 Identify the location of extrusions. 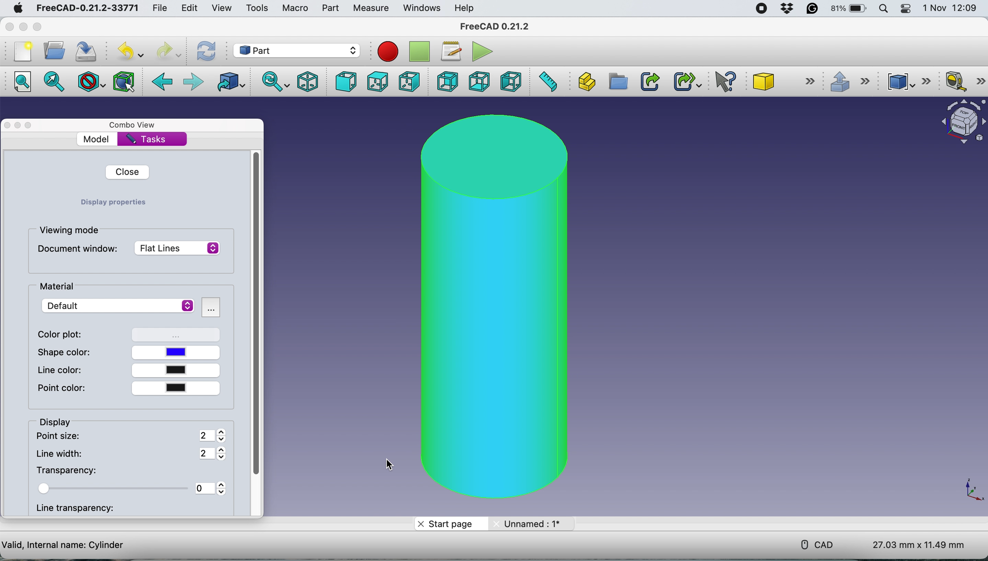
(852, 82).